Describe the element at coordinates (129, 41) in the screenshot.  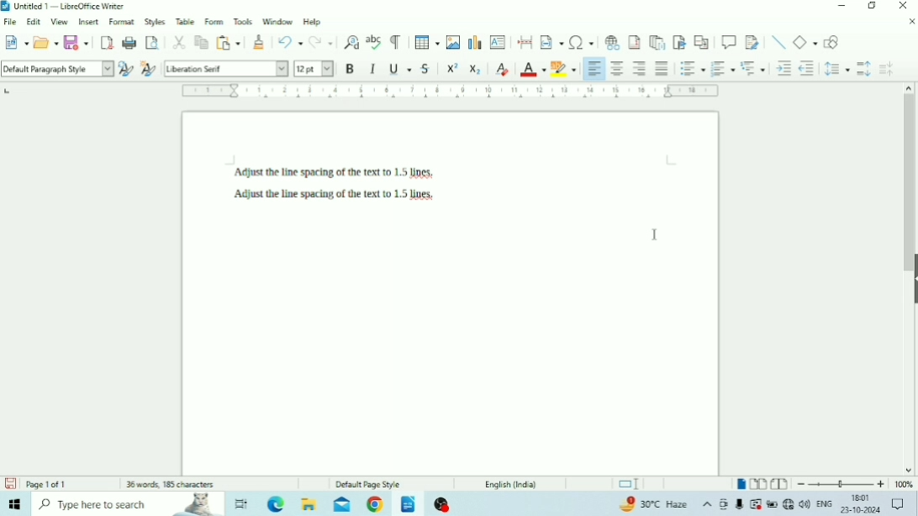
I see `Print` at that location.